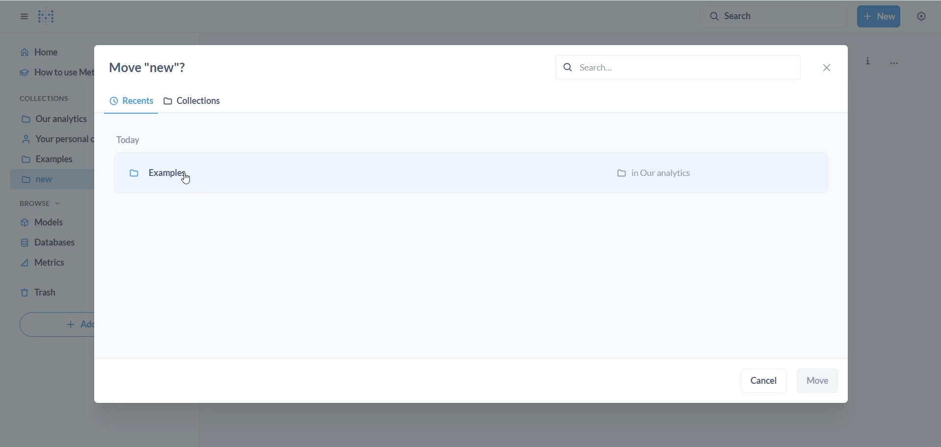 The height and width of the screenshot is (447, 941). What do you see at coordinates (197, 103) in the screenshot?
I see `COLLECTIONS` at bounding box center [197, 103].